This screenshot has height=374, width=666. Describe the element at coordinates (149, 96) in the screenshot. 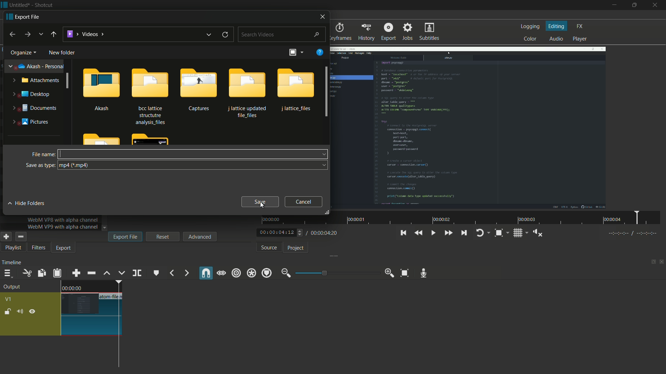

I see `folder-2` at that location.